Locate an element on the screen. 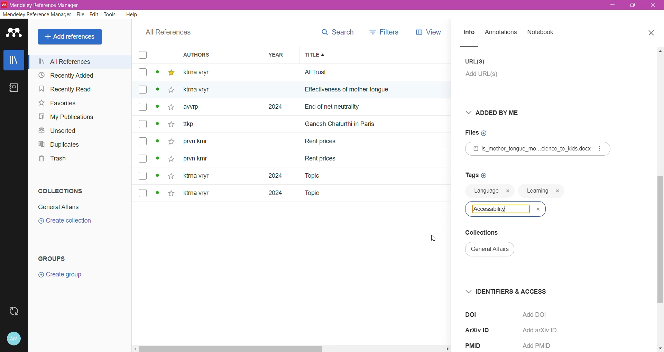  Application Logo is located at coordinates (14, 33).